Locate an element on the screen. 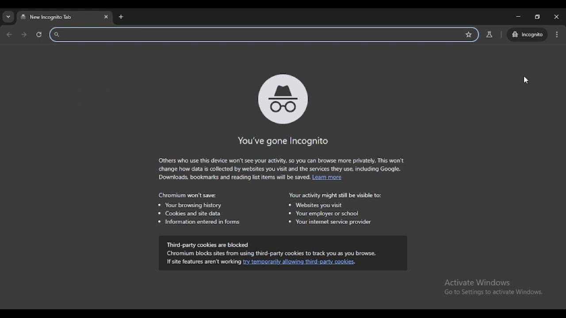 Image resolution: width=566 pixels, height=318 pixels. maximize is located at coordinates (537, 17).